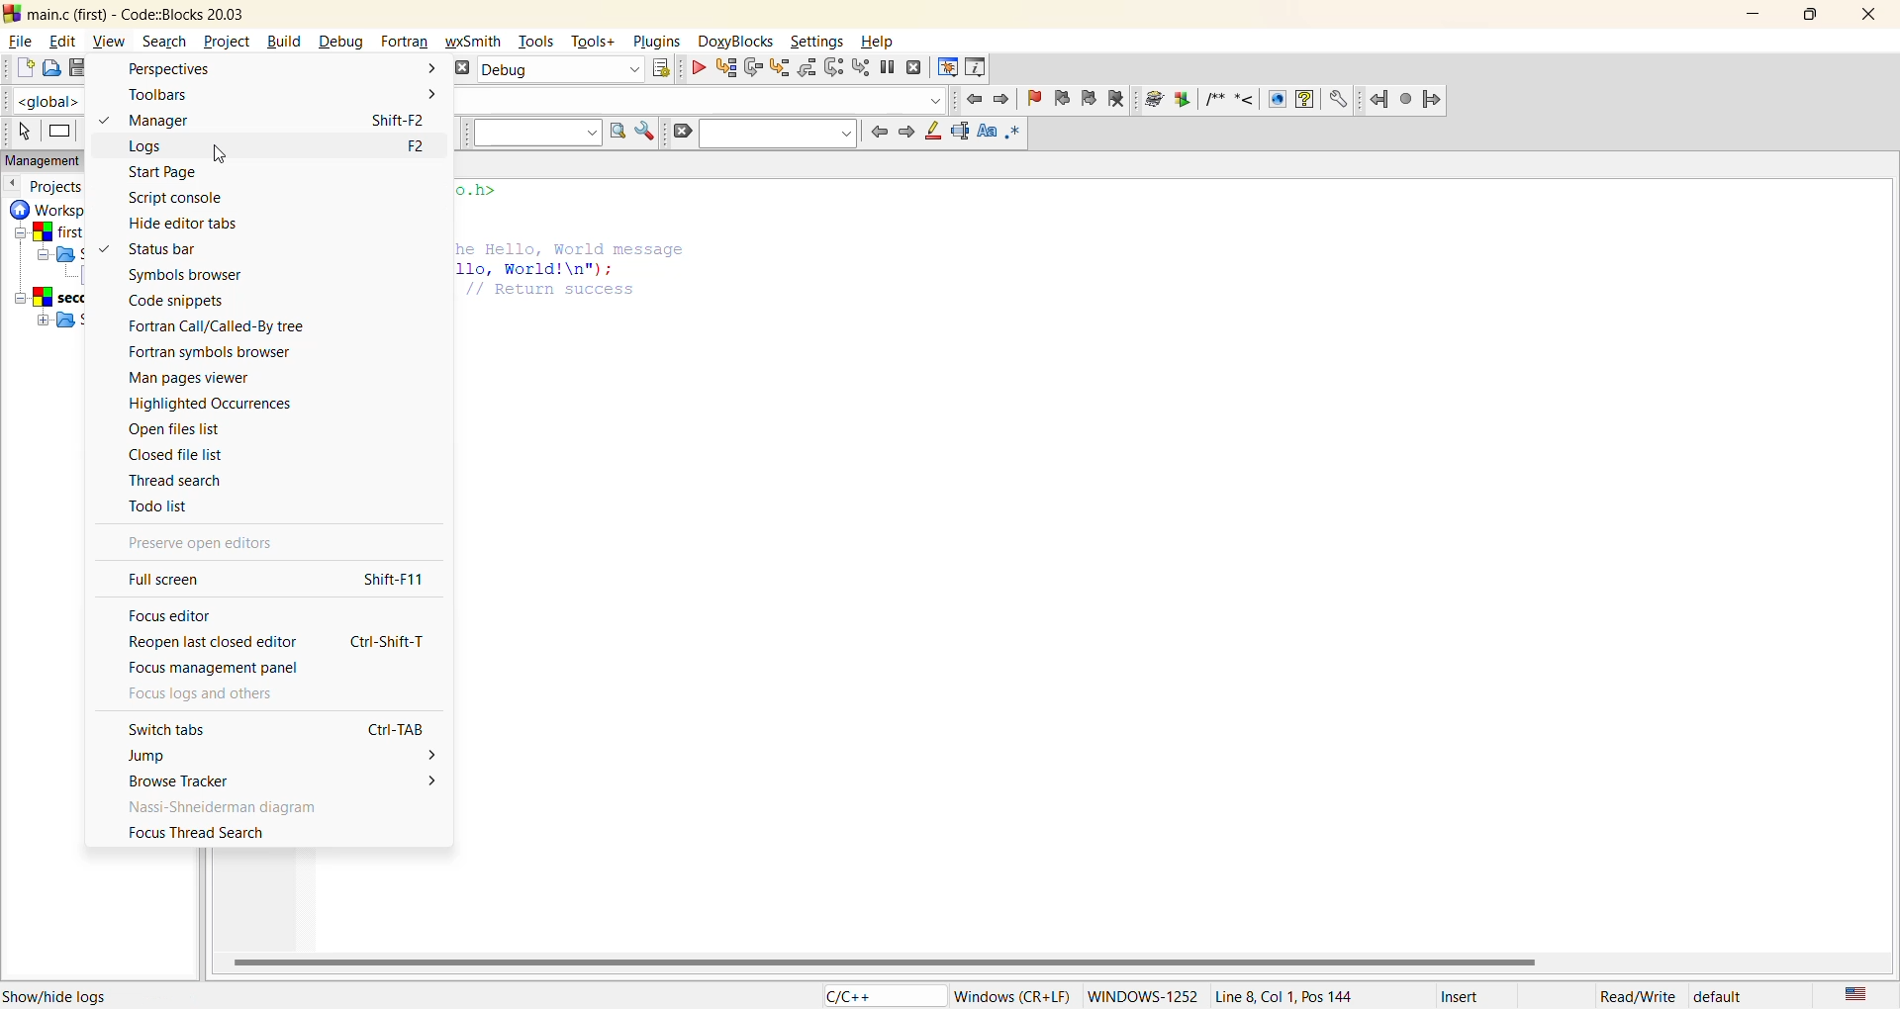 Image resolution: width=1900 pixels, height=1009 pixels. Describe the element at coordinates (694, 68) in the screenshot. I see `debug/continue` at that location.